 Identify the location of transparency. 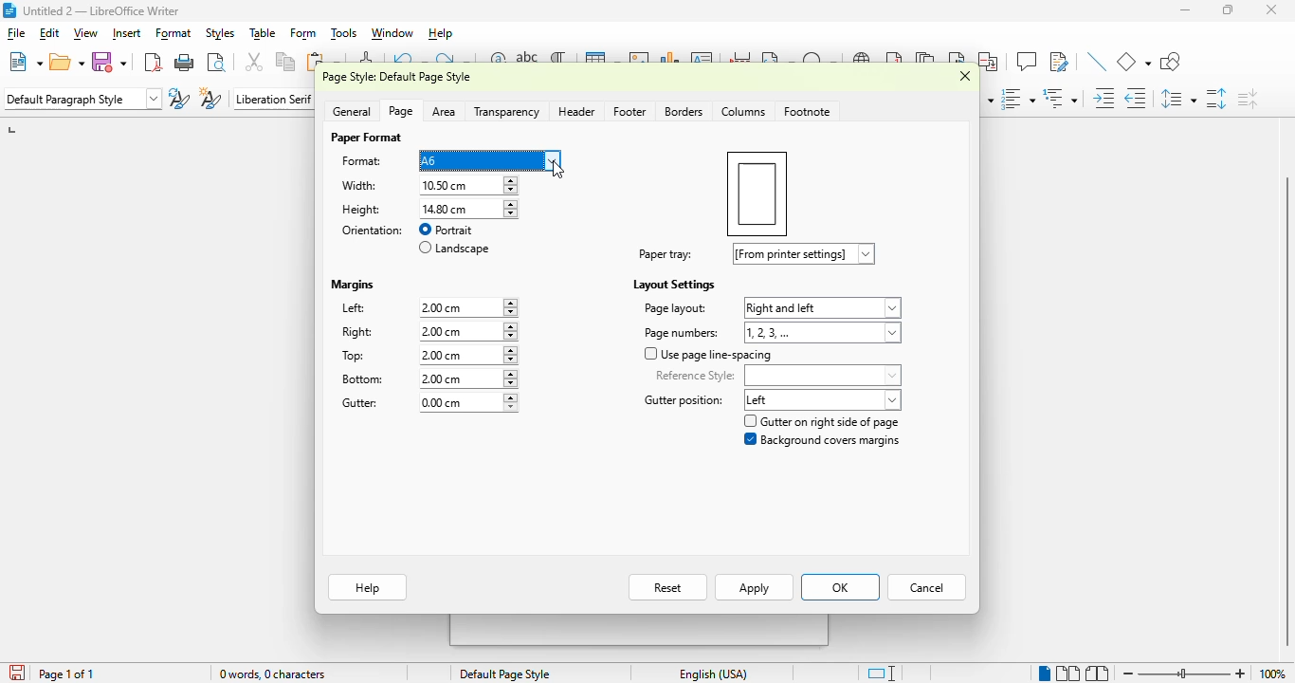
(507, 113).